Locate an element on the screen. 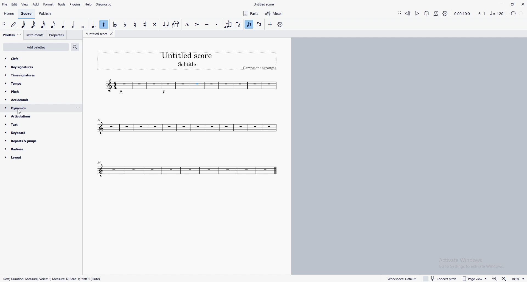 Image resolution: width=527 pixels, height=282 pixels. workplace default is located at coordinates (398, 277).